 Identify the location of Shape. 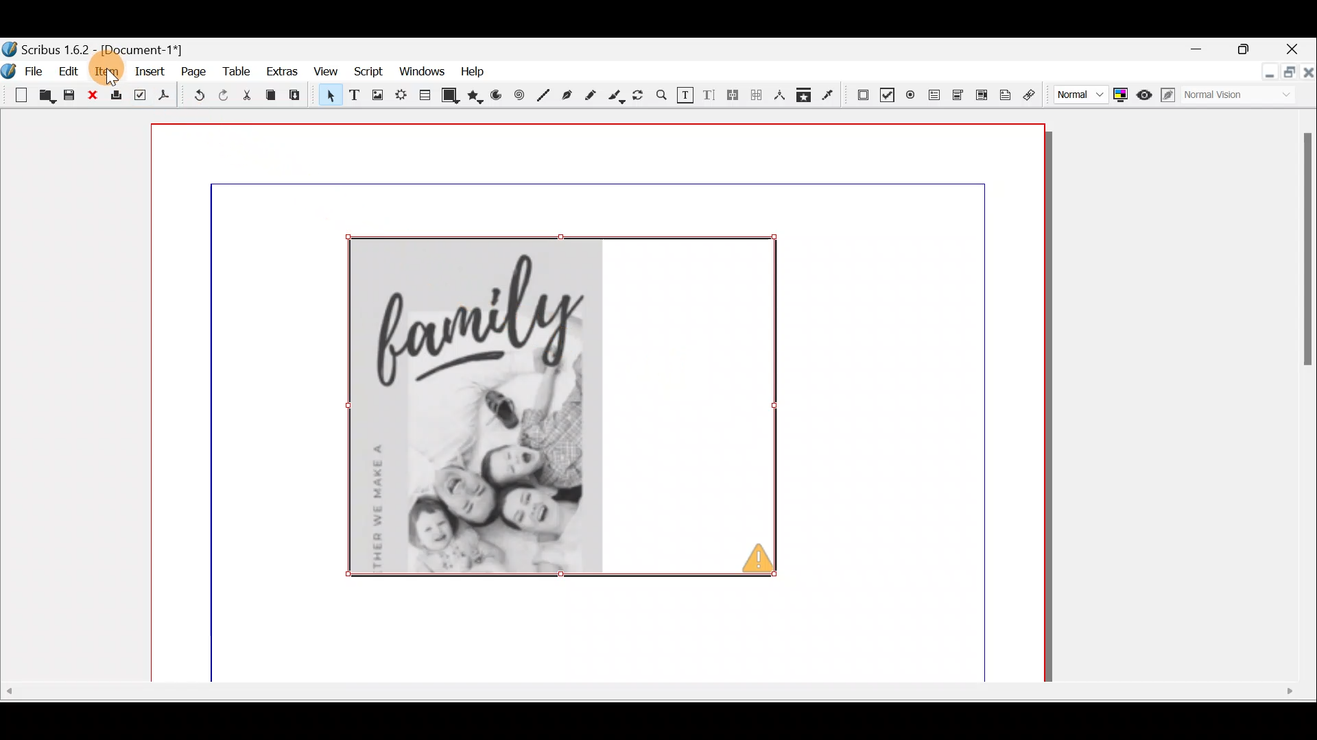
(451, 96).